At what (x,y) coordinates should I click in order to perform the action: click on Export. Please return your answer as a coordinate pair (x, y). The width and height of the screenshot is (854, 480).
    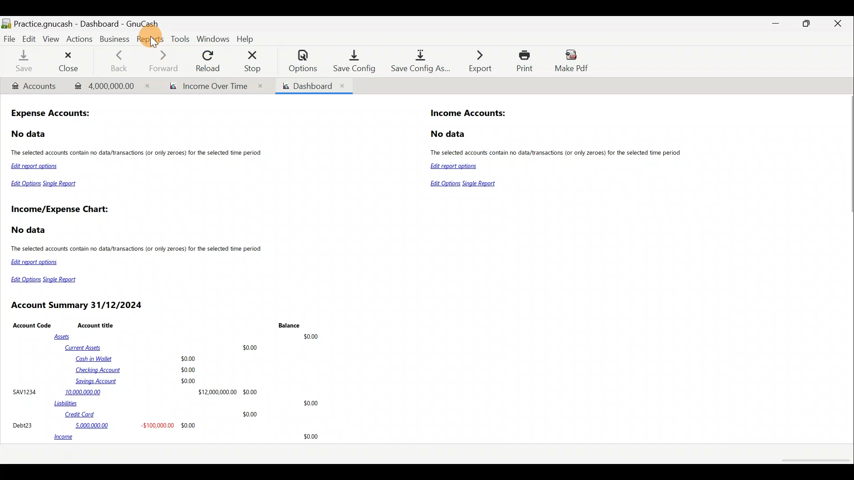
    Looking at the image, I should click on (475, 61).